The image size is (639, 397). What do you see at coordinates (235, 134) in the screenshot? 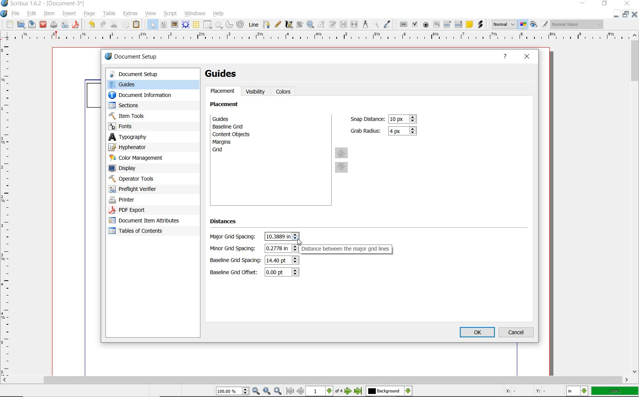
I see `content objects` at bounding box center [235, 134].